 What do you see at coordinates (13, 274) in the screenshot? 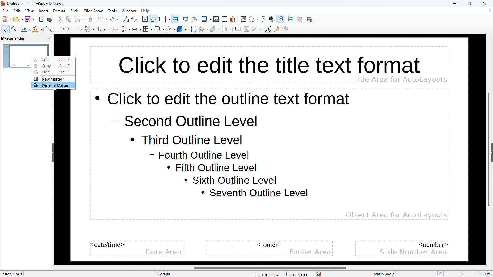
I see `slide 1 of 1` at bounding box center [13, 274].